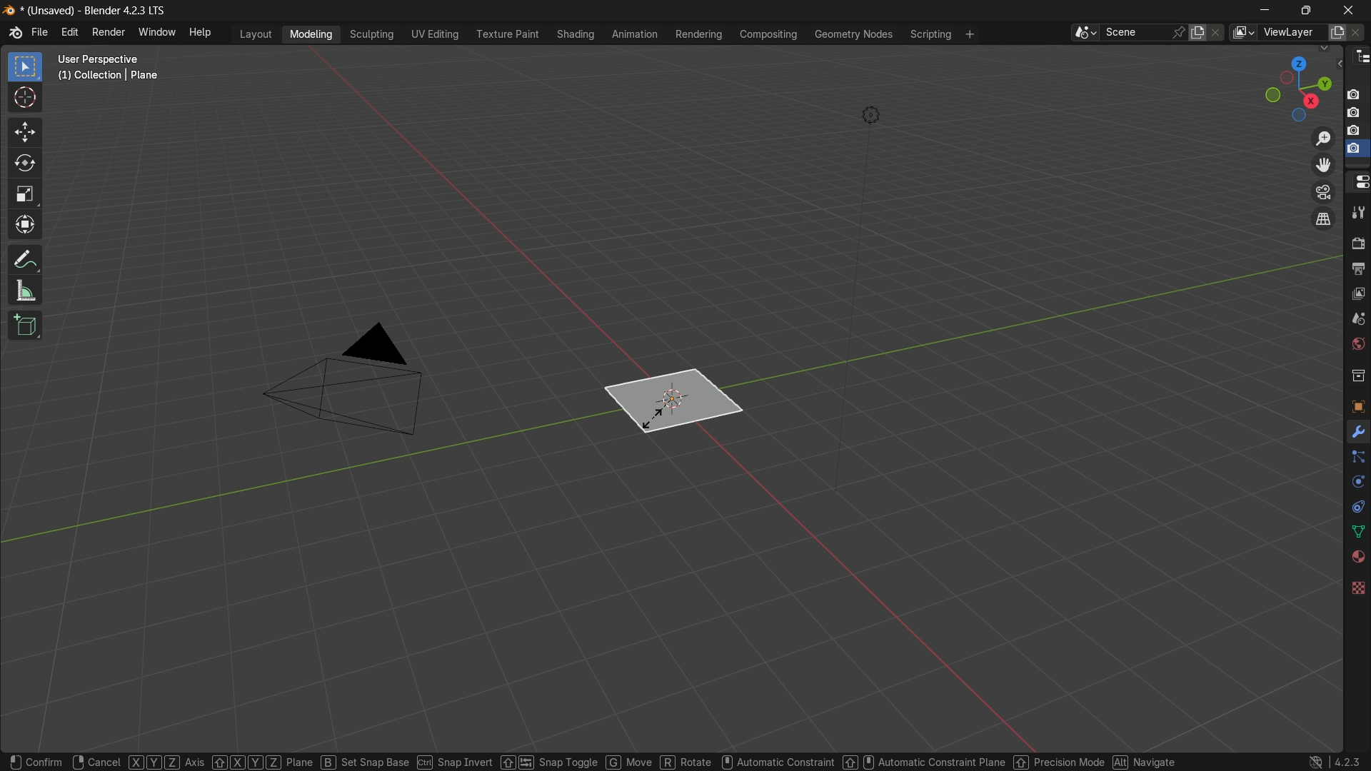 The height and width of the screenshot is (771, 1371). I want to click on view layer, so click(1357, 293).